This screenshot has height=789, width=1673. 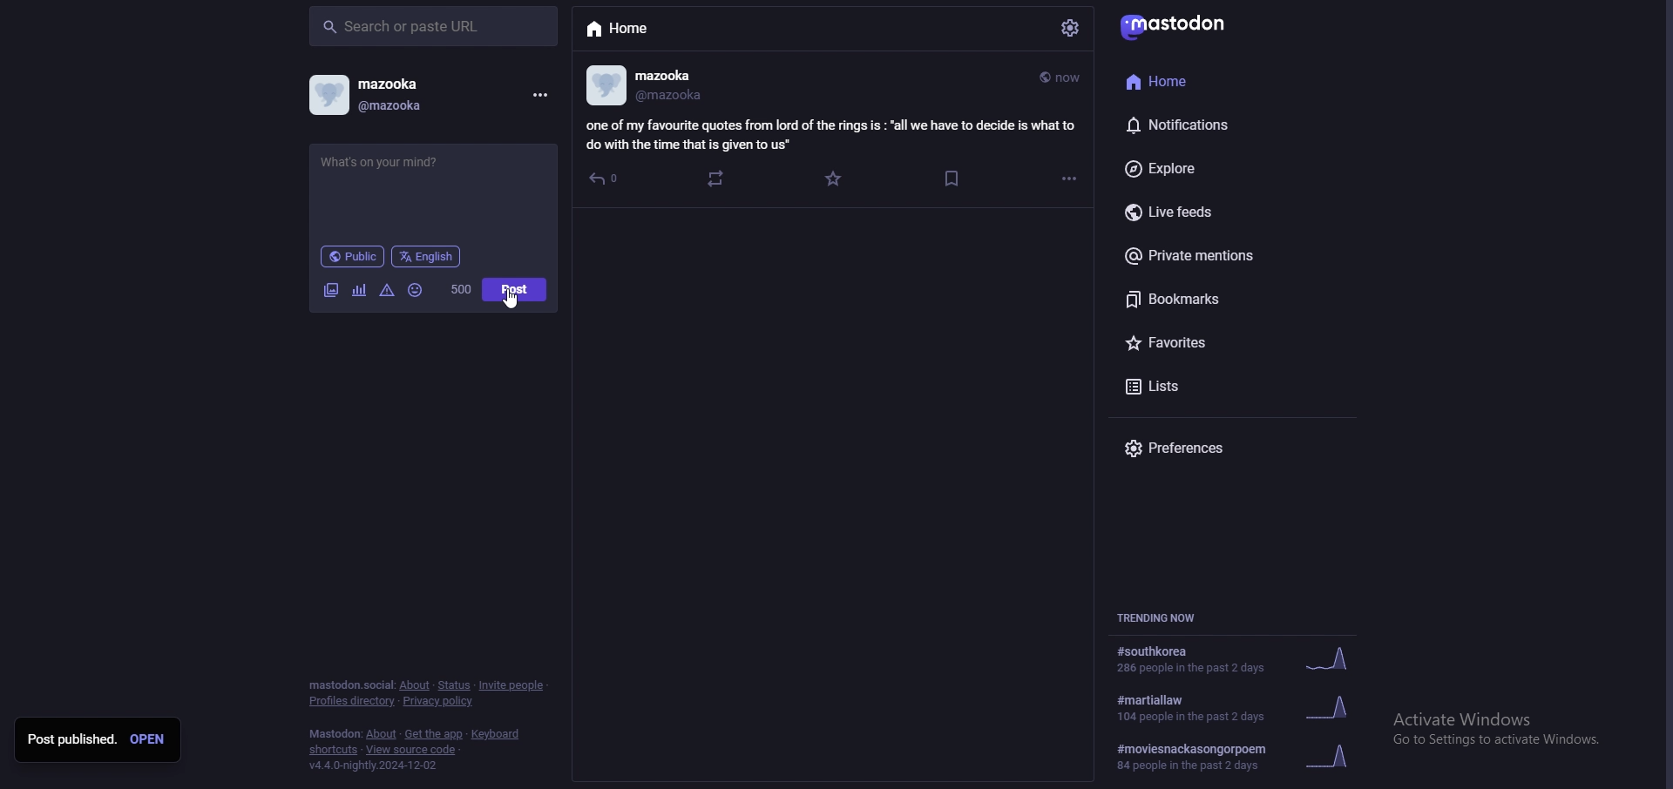 What do you see at coordinates (952, 178) in the screenshot?
I see `bookmark` at bounding box center [952, 178].